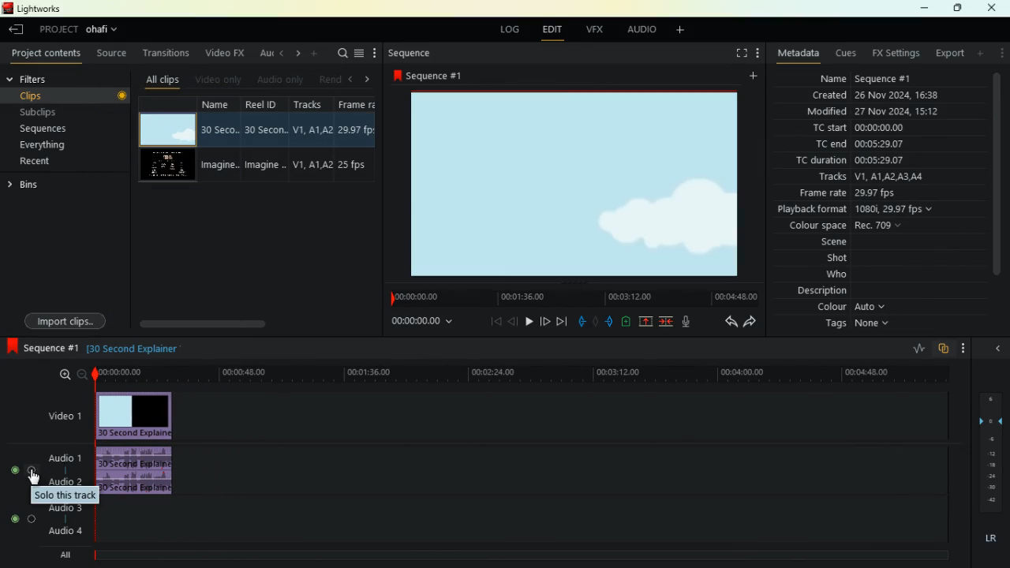 The image size is (1010, 568). Describe the element at coordinates (519, 376) in the screenshot. I see `timeline` at that location.